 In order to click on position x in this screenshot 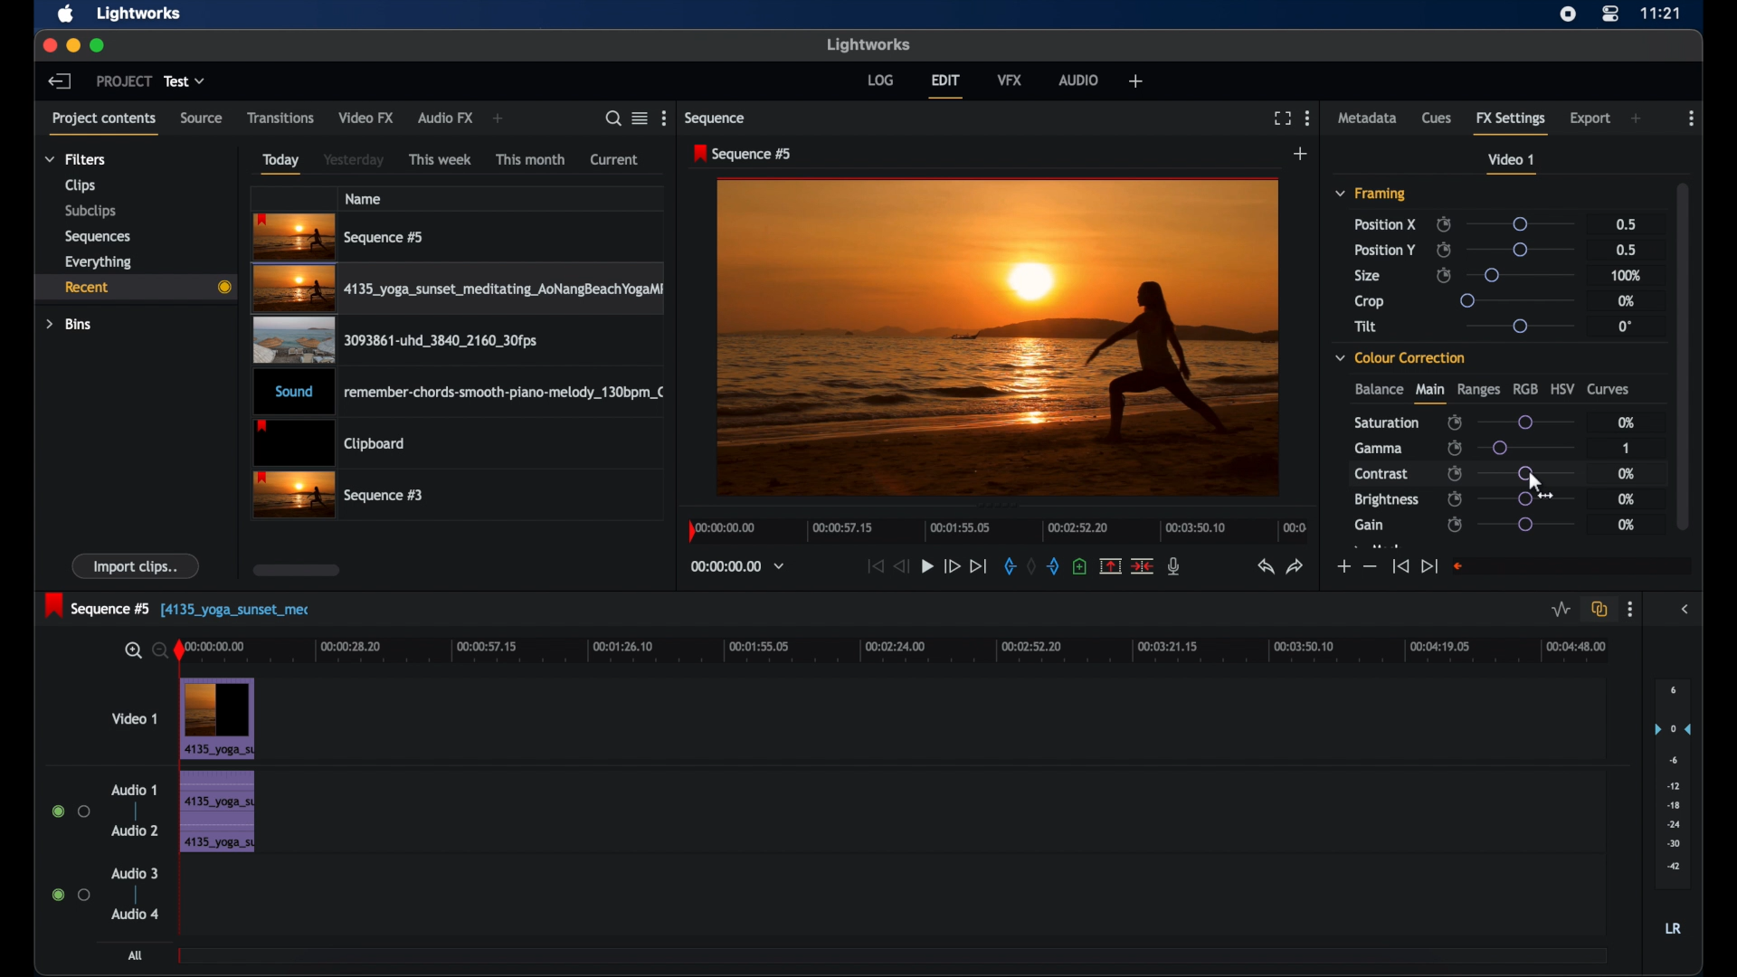, I will do `click(1385, 224)`.